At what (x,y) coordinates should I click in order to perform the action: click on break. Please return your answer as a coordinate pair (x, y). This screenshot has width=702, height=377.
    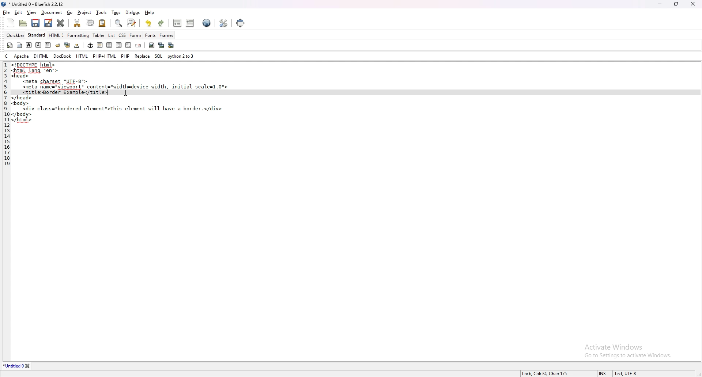
    Looking at the image, I should click on (58, 45).